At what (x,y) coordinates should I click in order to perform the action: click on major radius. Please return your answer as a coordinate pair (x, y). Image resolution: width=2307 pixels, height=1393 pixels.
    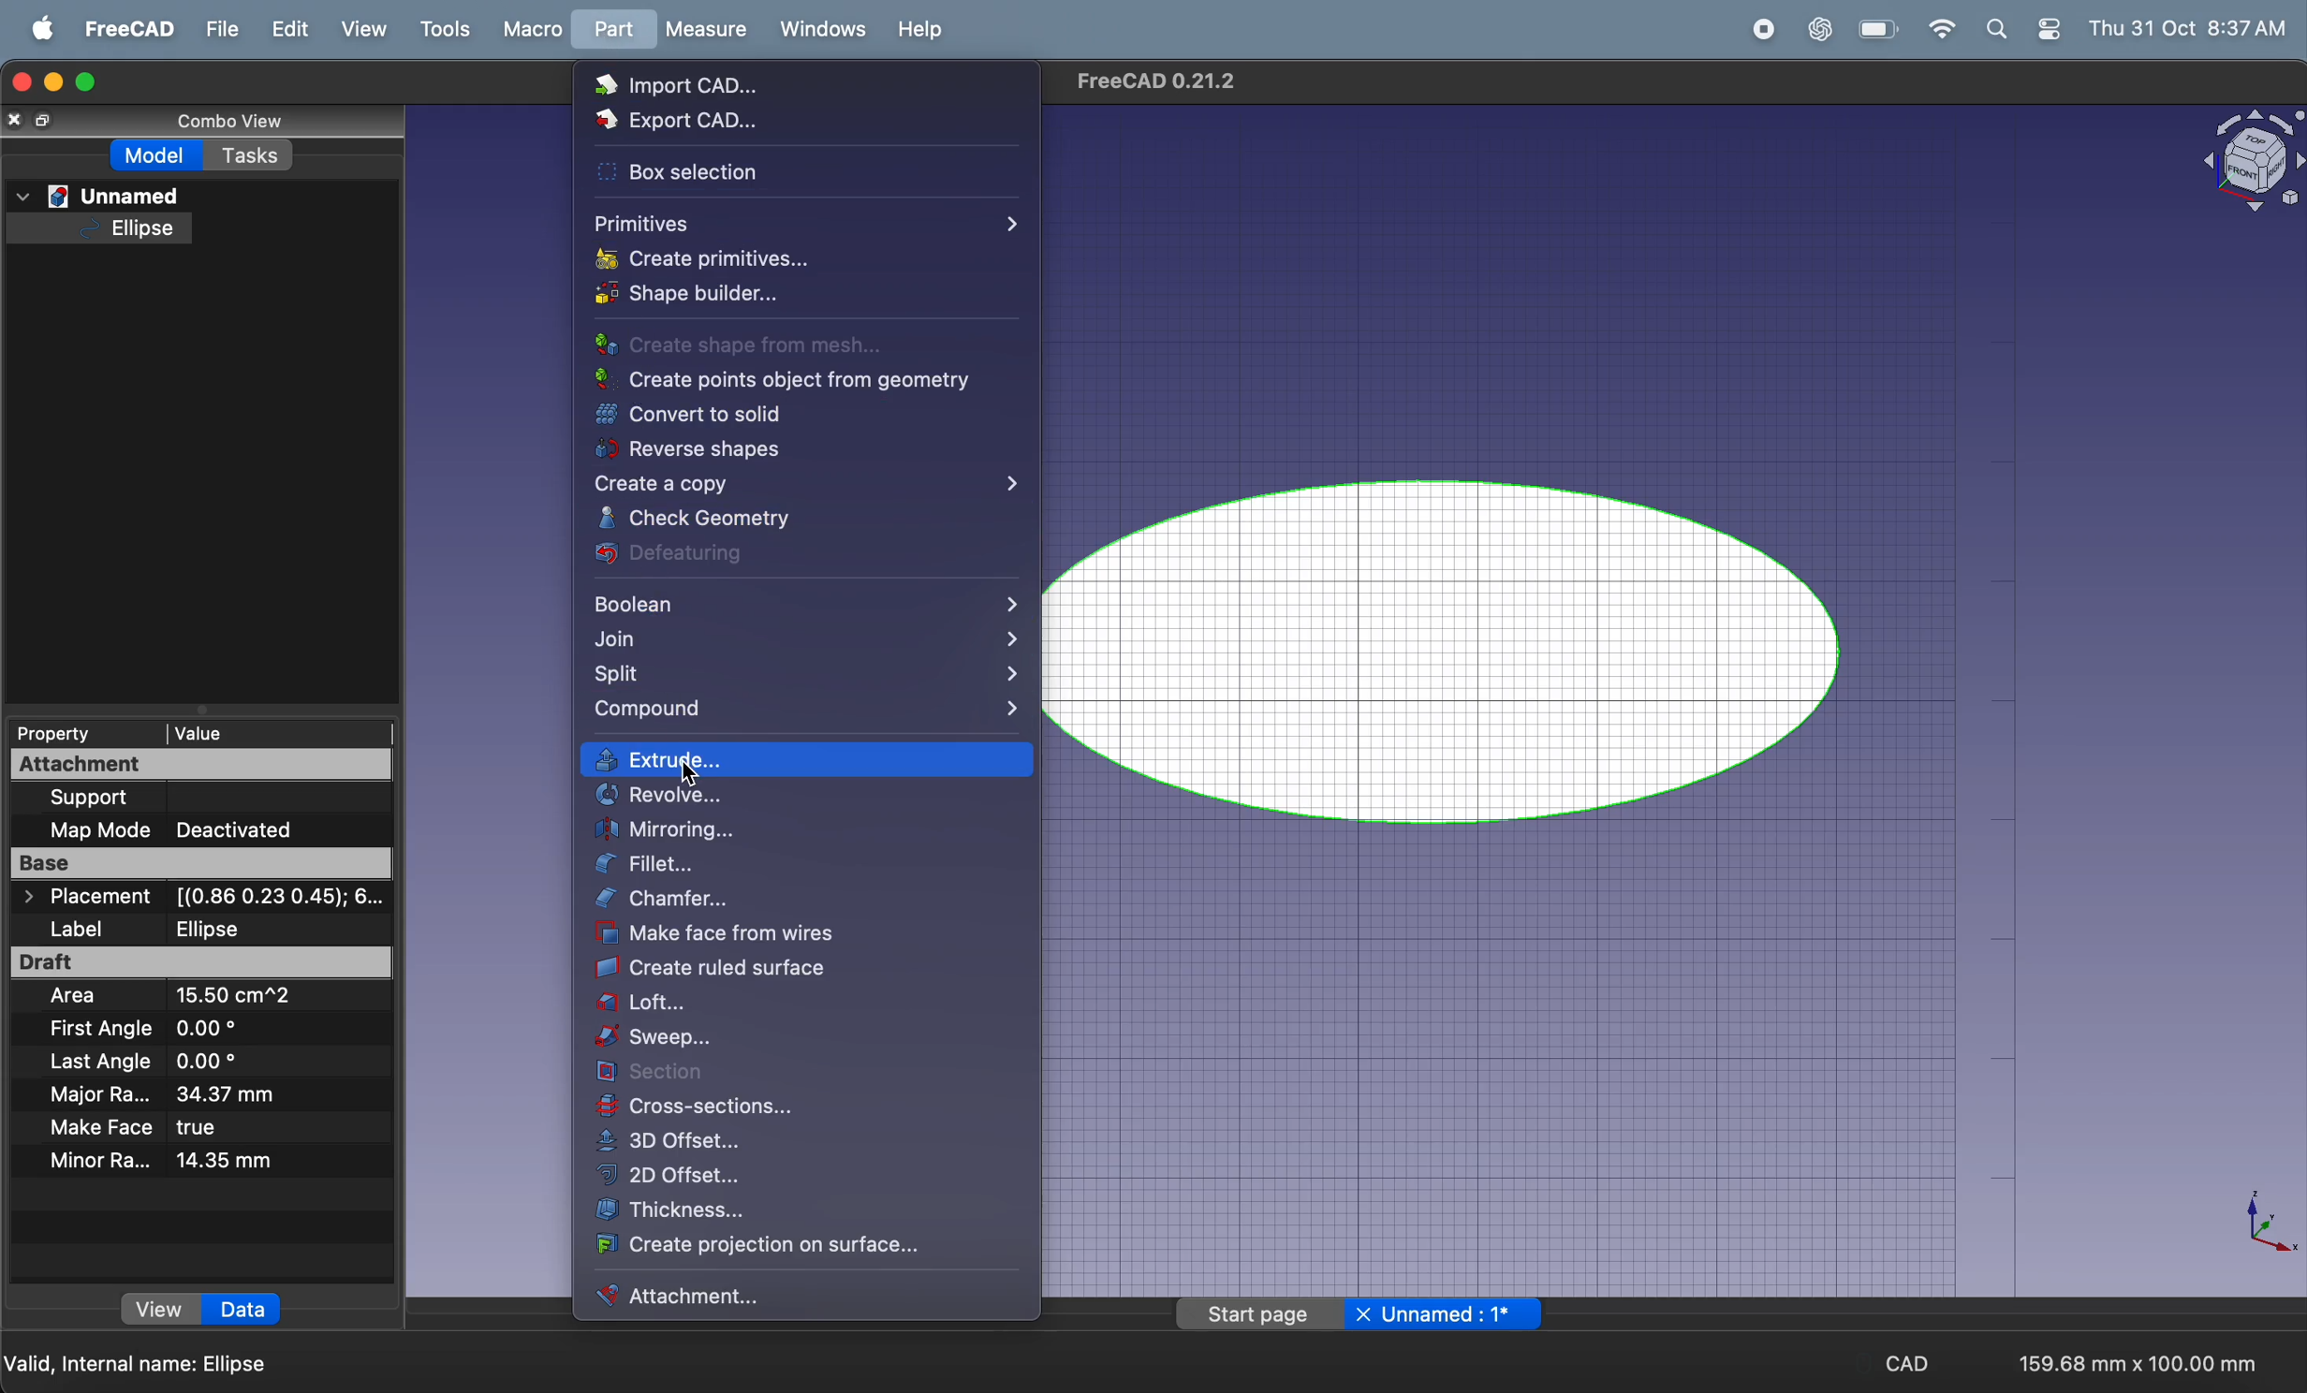
    Looking at the image, I should click on (191, 1095).